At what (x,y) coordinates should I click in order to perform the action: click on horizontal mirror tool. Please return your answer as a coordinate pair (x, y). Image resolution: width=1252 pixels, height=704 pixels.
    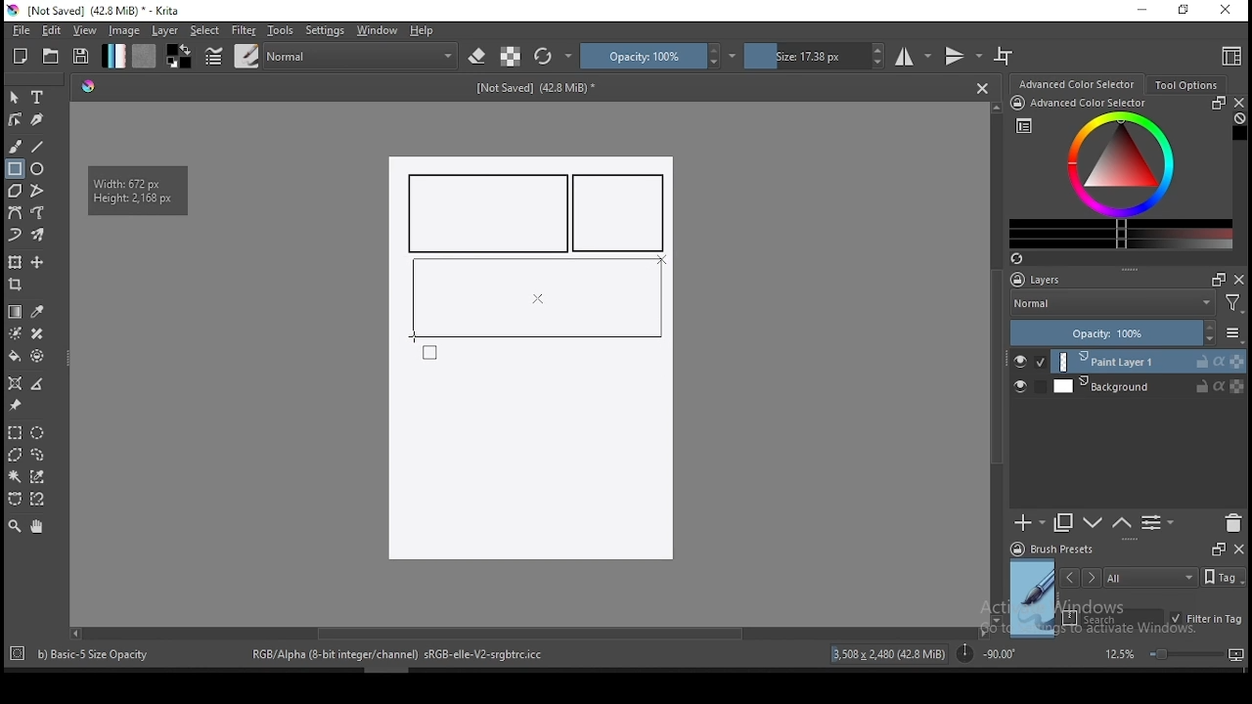
    Looking at the image, I should click on (914, 56).